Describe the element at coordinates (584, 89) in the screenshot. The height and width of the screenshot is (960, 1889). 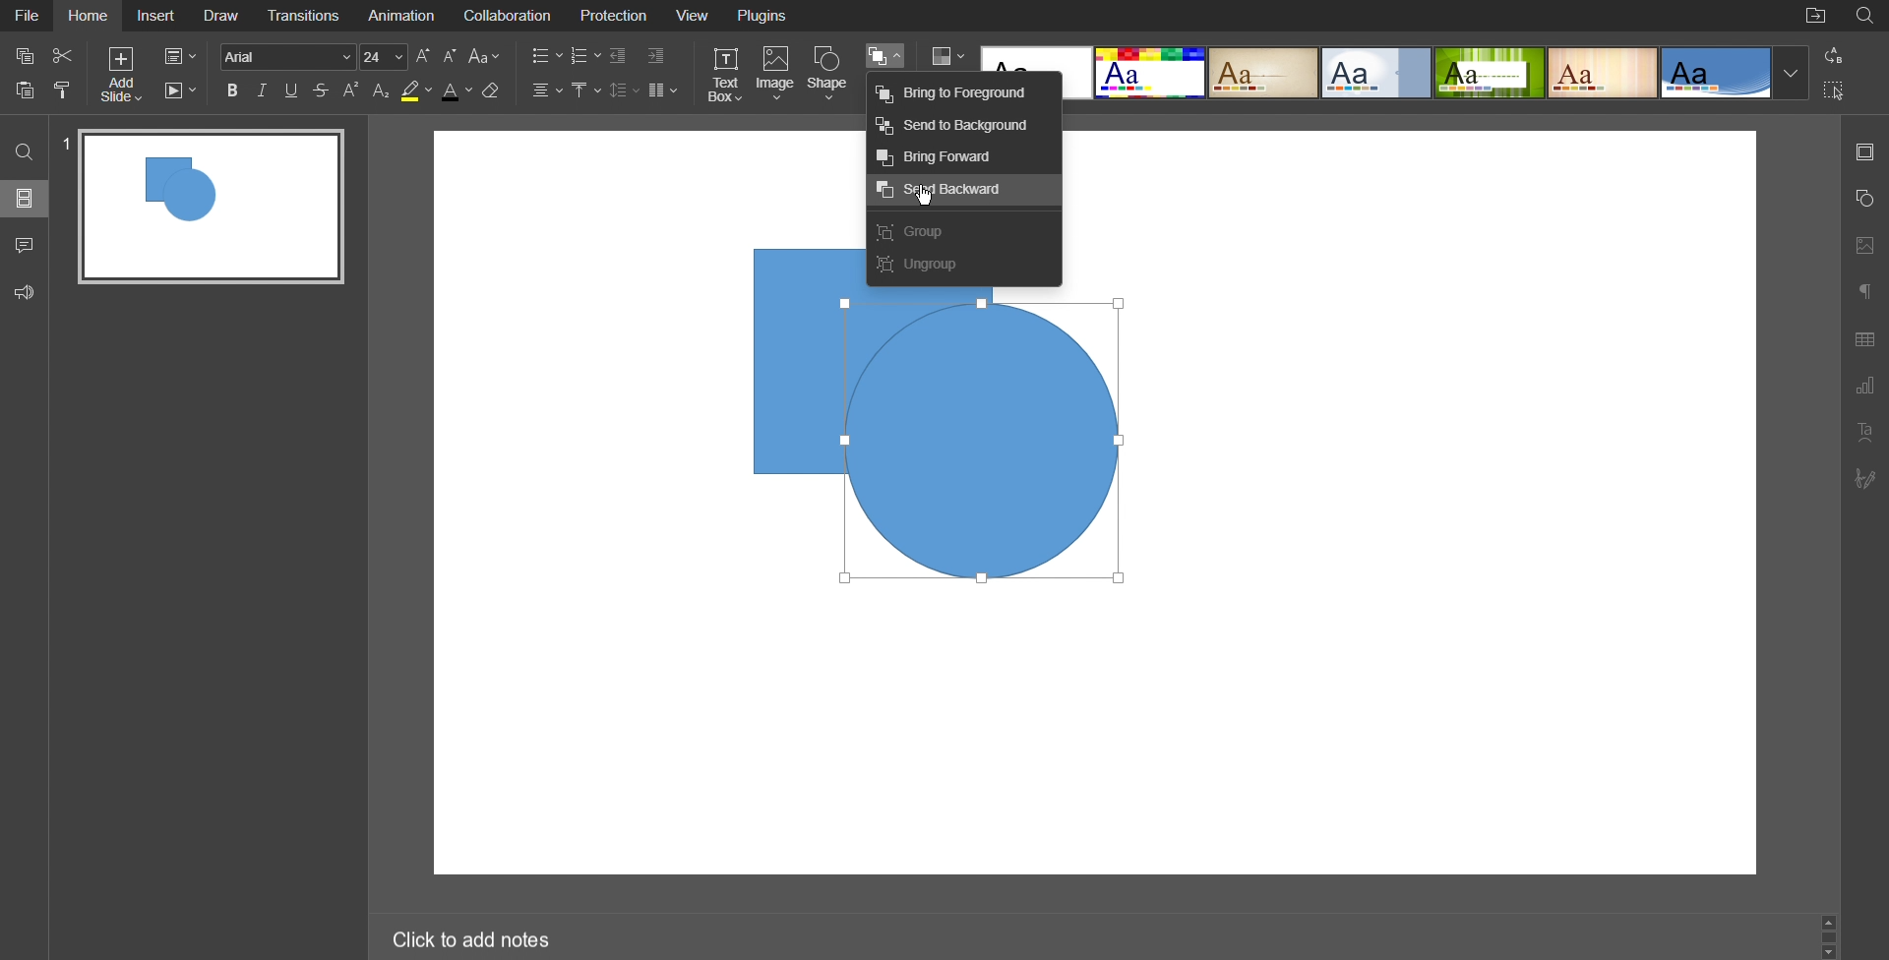
I see `Vertical Align` at that location.